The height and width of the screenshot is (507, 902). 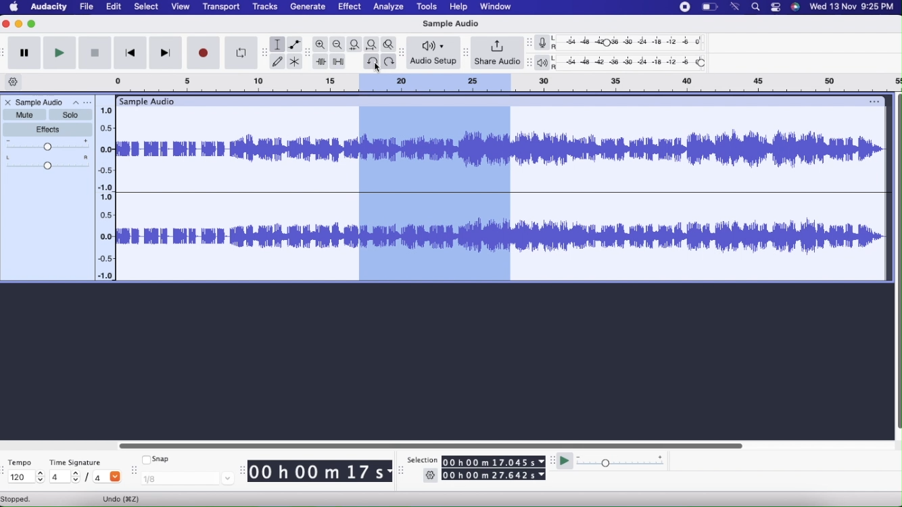 I want to click on Fit selection to width, so click(x=354, y=45).